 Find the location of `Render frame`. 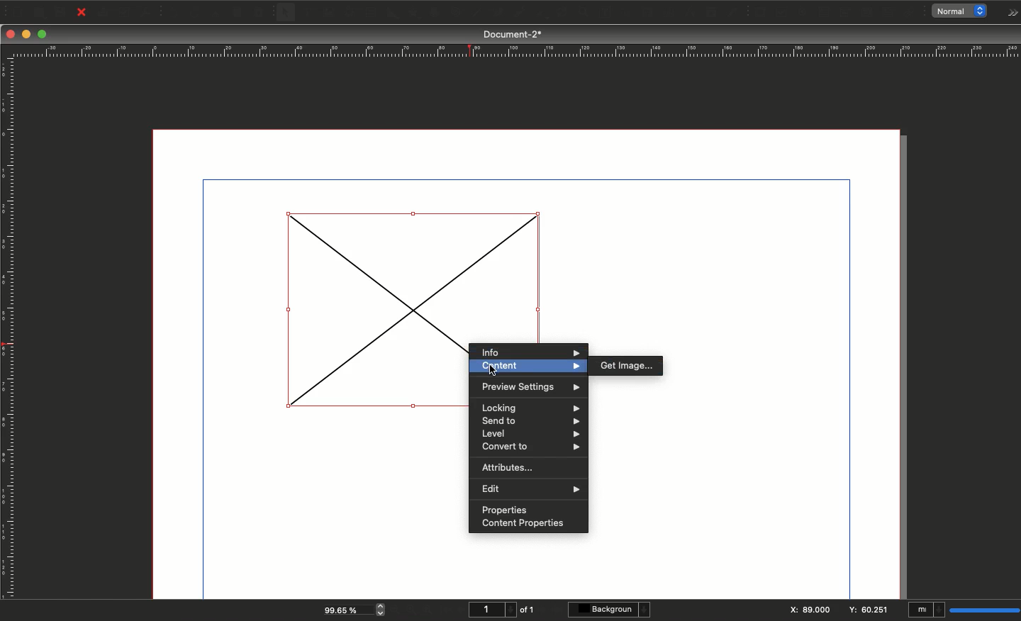

Render frame is located at coordinates (348, 13).